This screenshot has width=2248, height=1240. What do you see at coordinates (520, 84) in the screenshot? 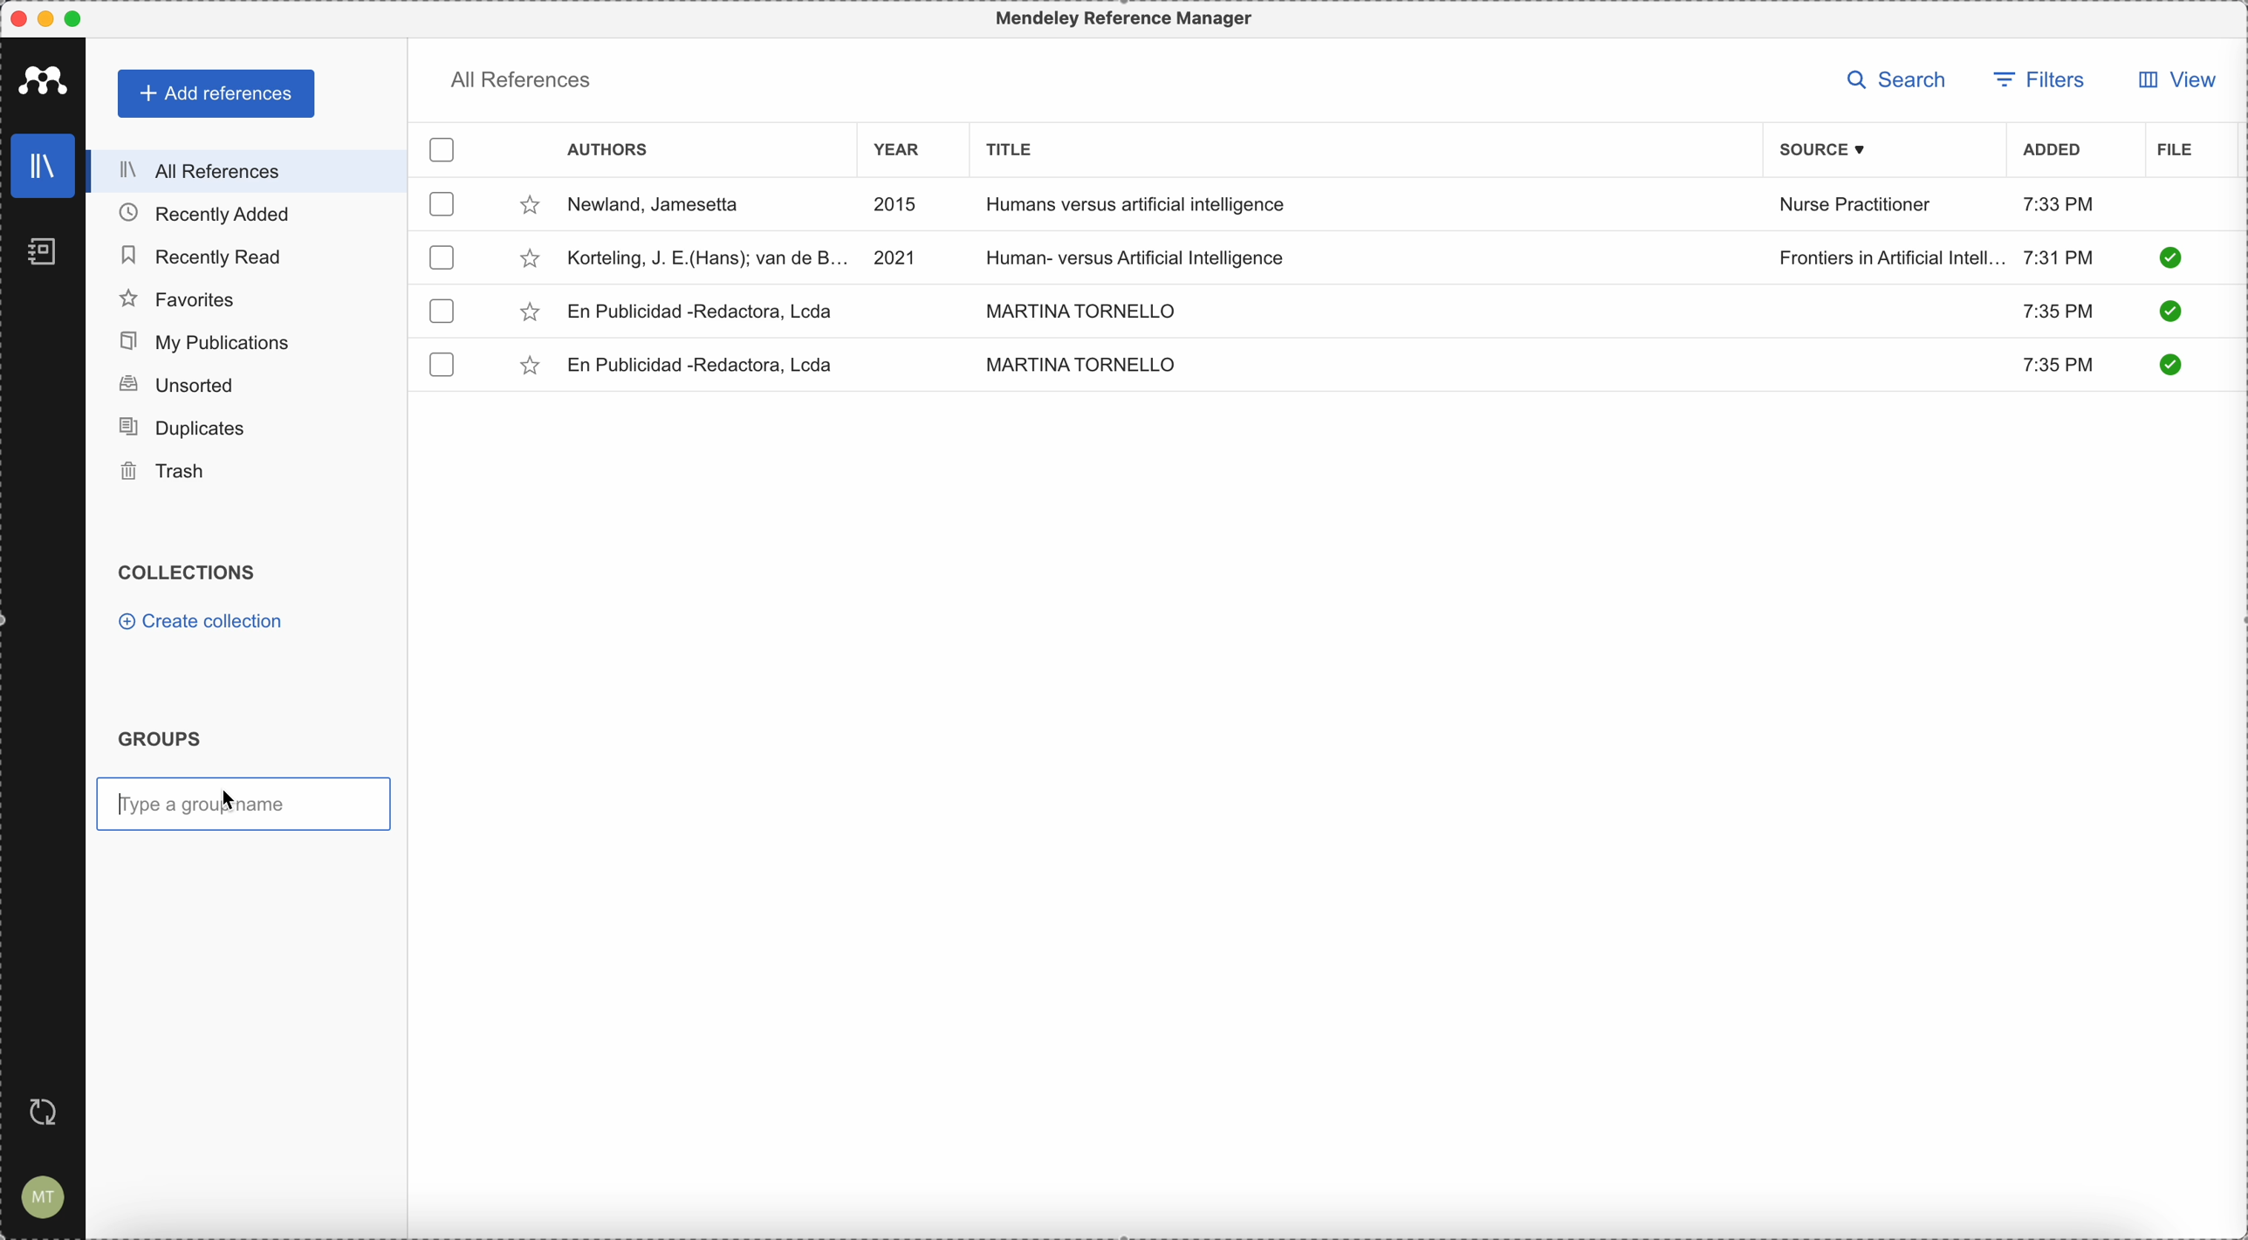
I see `all references` at bounding box center [520, 84].